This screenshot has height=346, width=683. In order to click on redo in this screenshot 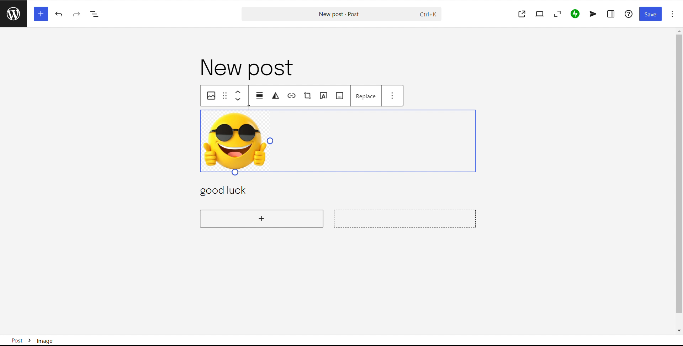, I will do `click(77, 14)`.